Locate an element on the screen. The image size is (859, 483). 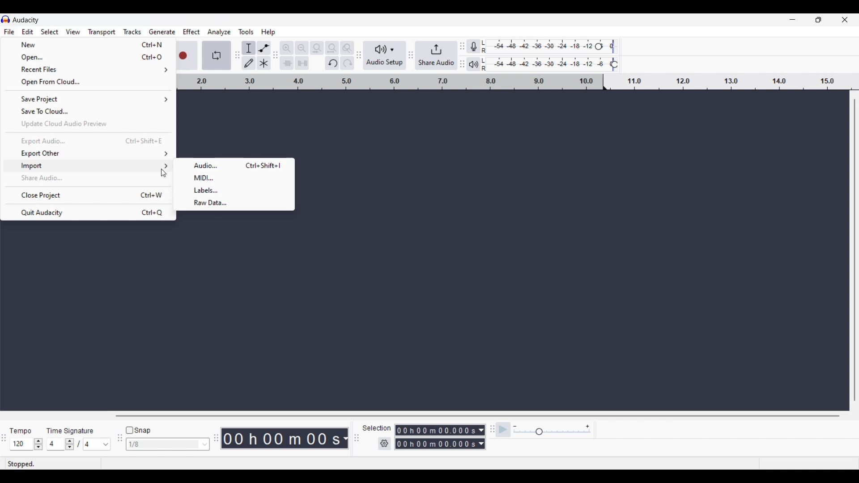
Tempo is located at coordinates (23, 428).